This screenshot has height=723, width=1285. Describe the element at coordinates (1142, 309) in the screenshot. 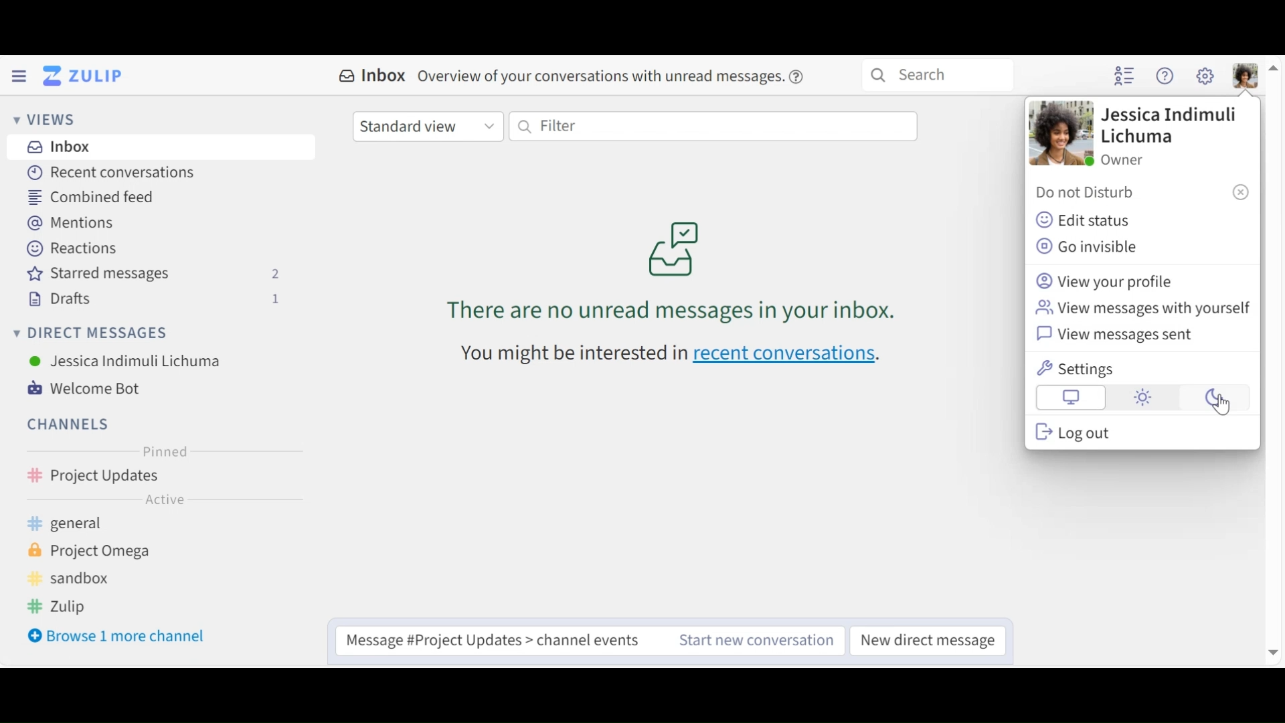

I see `View messages with yourself` at that location.